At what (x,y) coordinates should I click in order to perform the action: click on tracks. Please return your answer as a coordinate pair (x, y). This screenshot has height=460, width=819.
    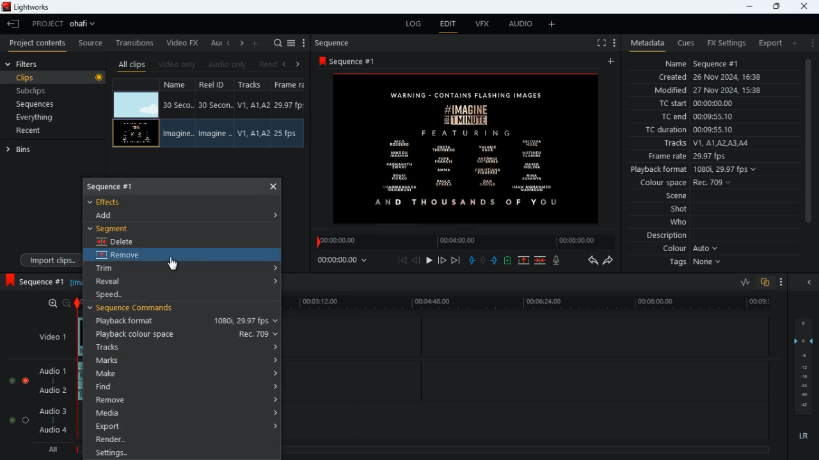
    Looking at the image, I should click on (253, 113).